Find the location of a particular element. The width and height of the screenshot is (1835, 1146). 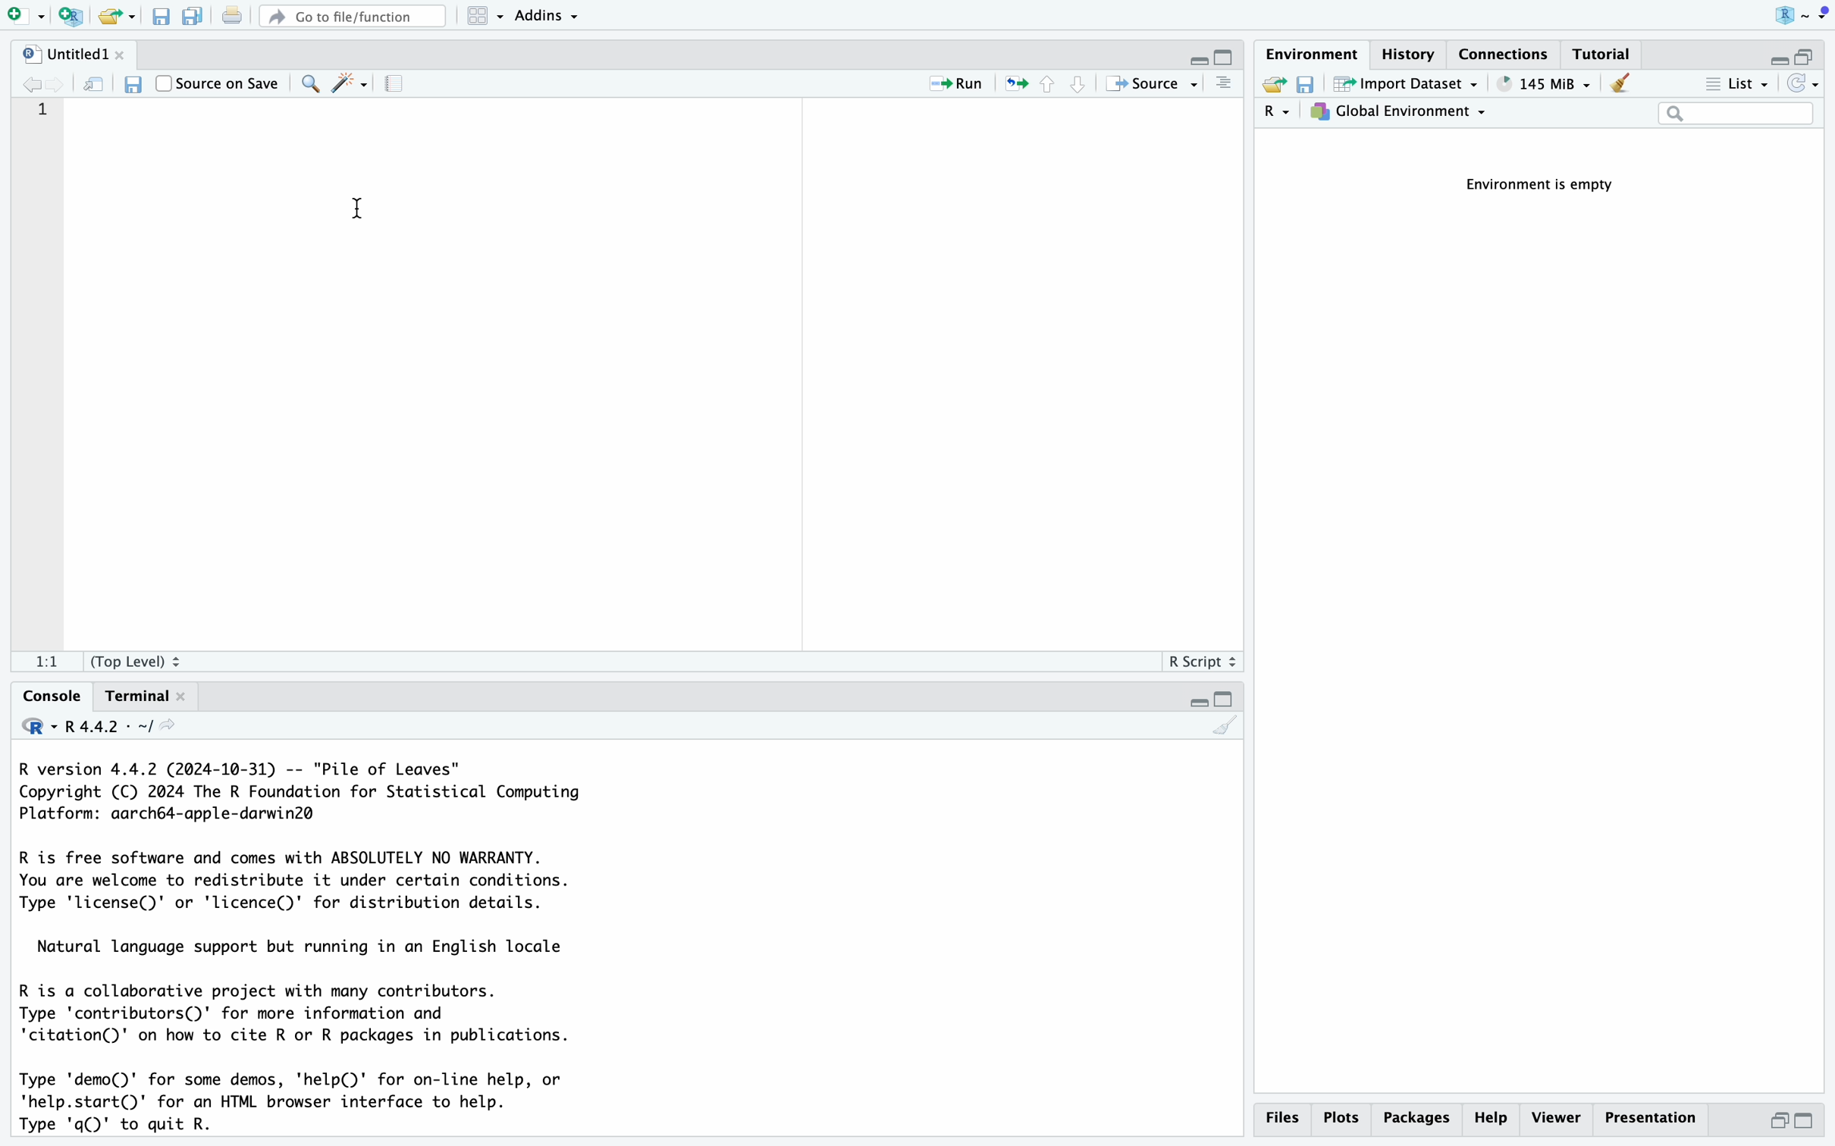

import dataset is located at coordinates (1407, 85).